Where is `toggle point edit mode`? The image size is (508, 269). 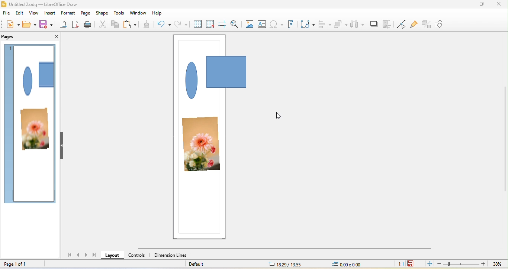 toggle point edit mode is located at coordinates (402, 23).